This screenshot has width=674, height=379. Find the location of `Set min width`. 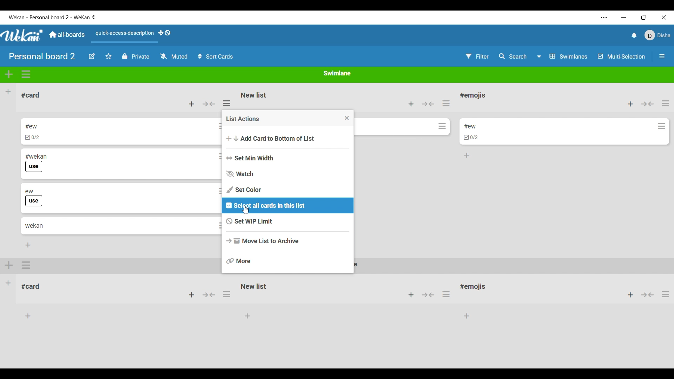

Set min width is located at coordinates (288, 158).